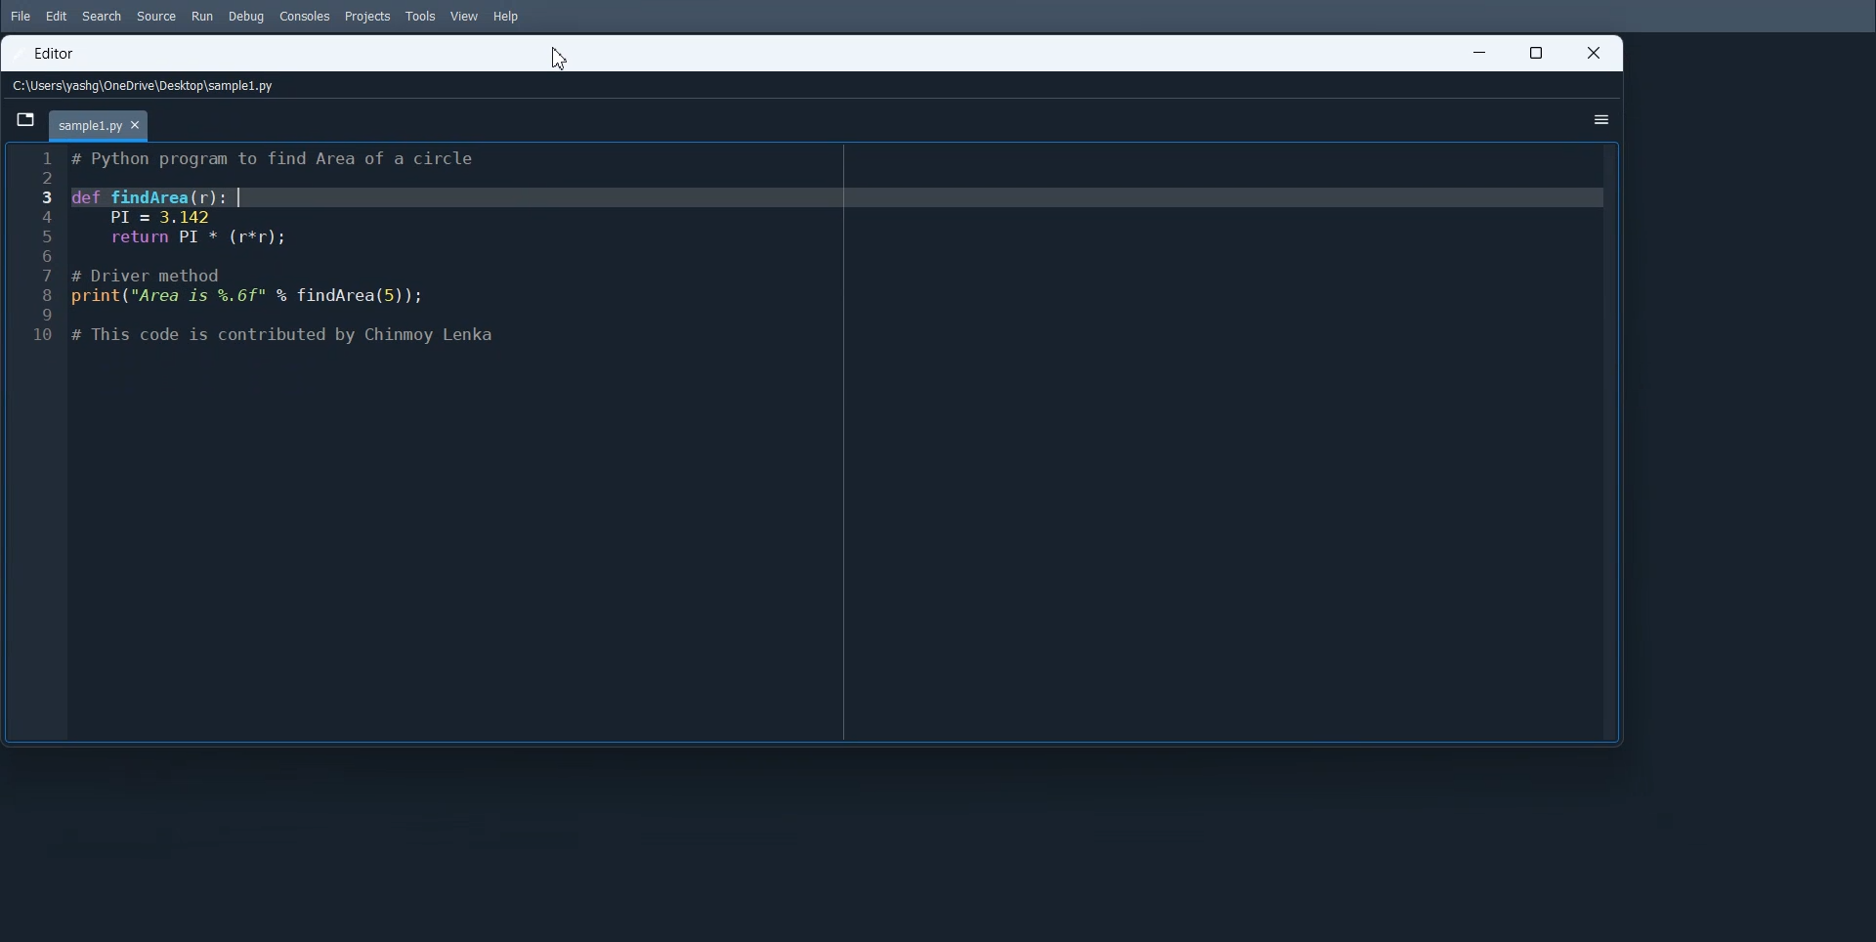  What do you see at coordinates (1589, 56) in the screenshot?
I see `Close` at bounding box center [1589, 56].